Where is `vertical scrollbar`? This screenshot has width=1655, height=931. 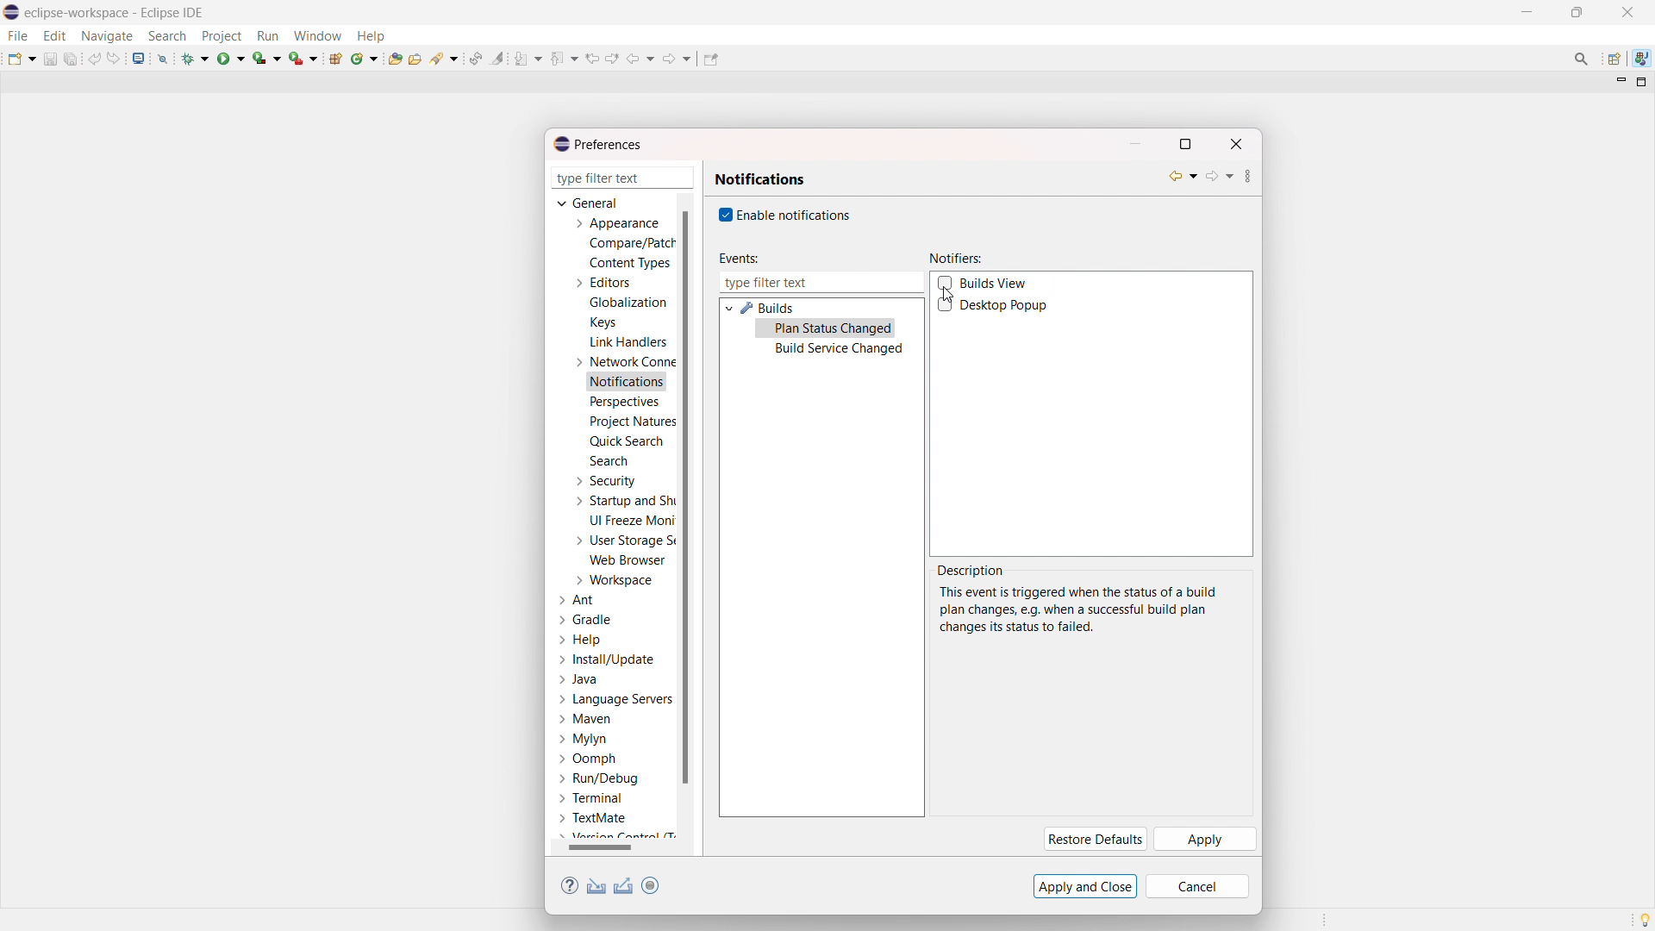 vertical scrollbar is located at coordinates (684, 496).